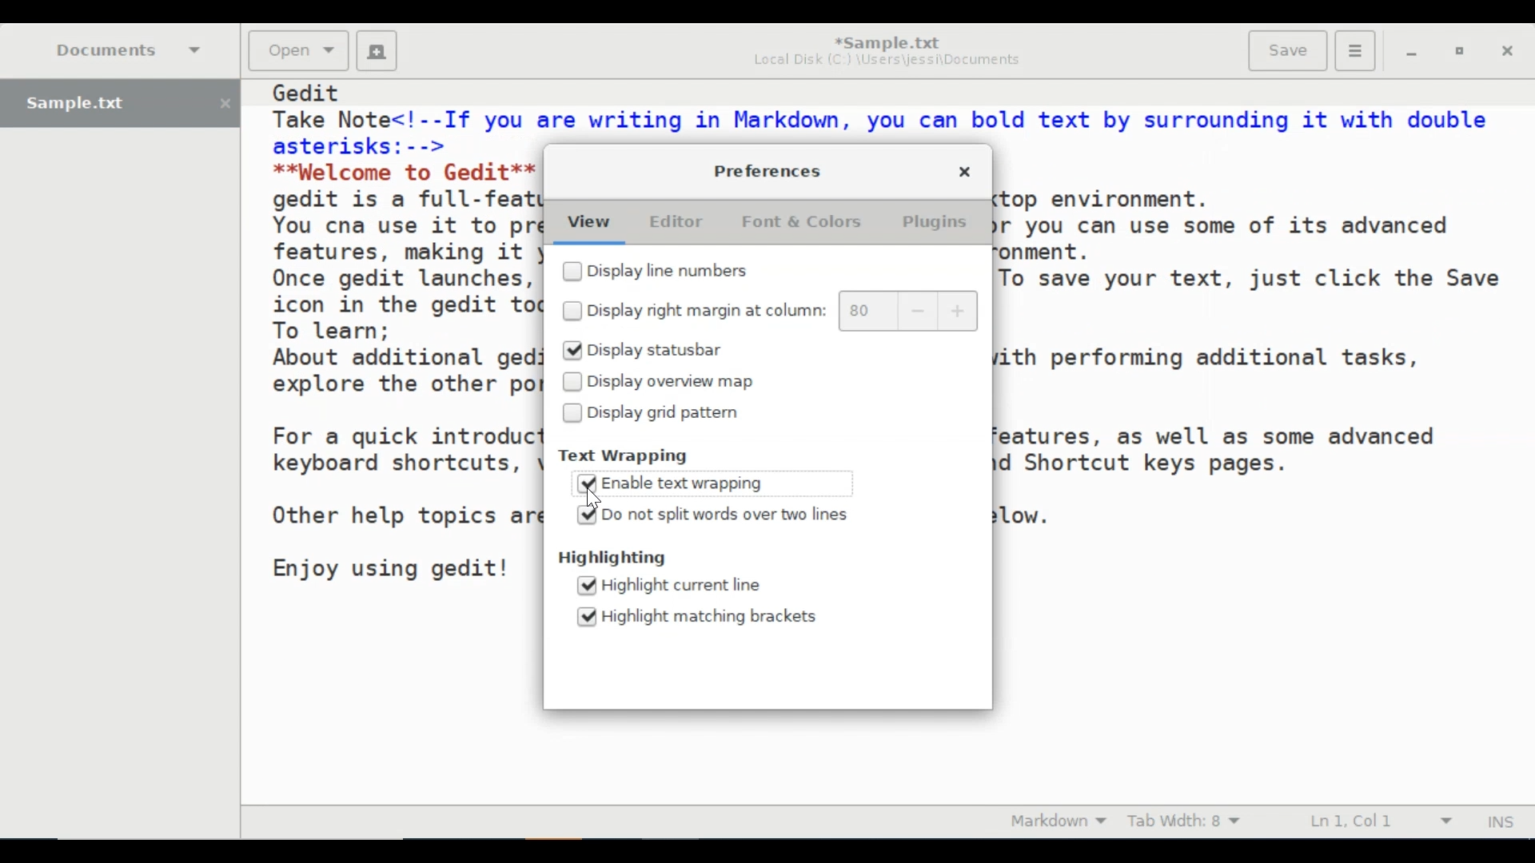 The image size is (1535, 863). What do you see at coordinates (1190, 820) in the screenshot?
I see `Tab Width` at bounding box center [1190, 820].